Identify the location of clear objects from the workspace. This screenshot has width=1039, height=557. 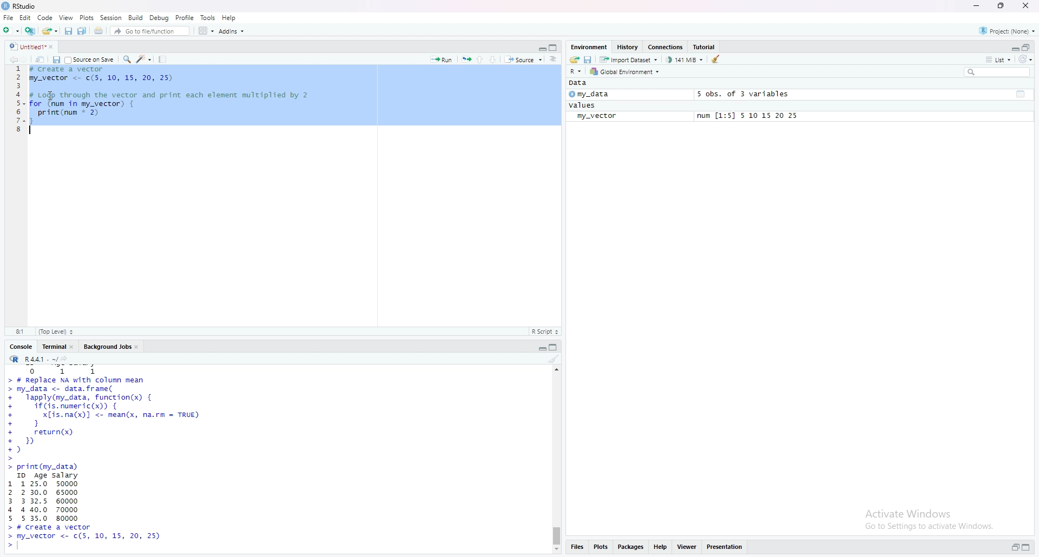
(717, 60).